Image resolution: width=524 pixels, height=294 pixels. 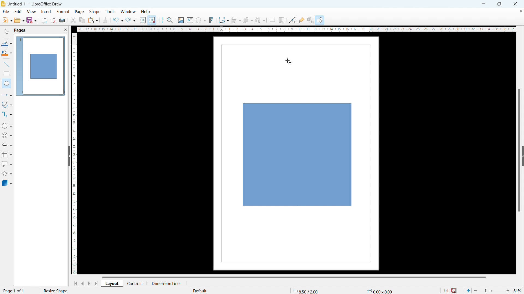 What do you see at coordinates (302, 20) in the screenshot?
I see `show gluepoint functions` at bounding box center [302, 20].